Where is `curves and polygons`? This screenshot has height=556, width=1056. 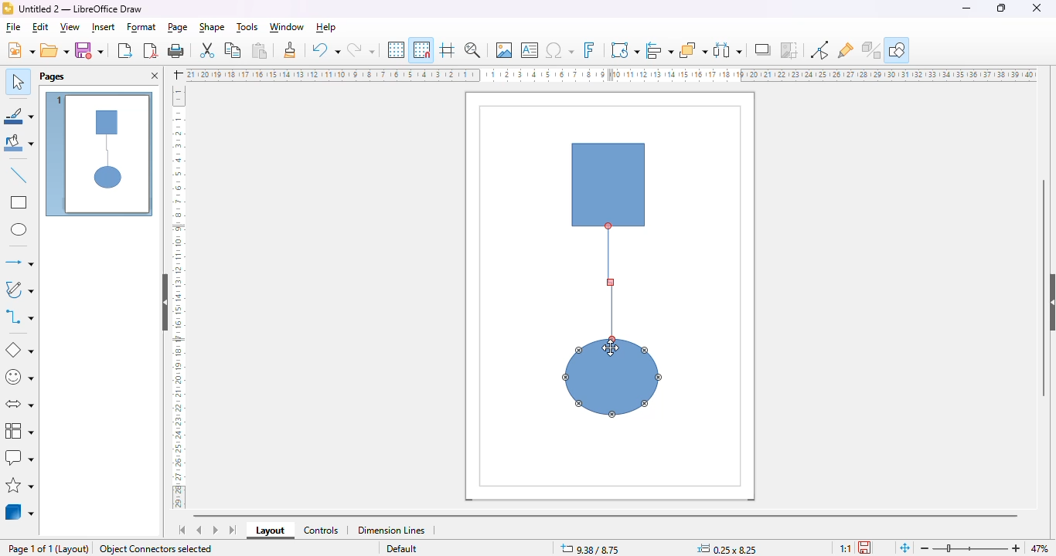 curves and polygons is located at coordinates (20, 290).